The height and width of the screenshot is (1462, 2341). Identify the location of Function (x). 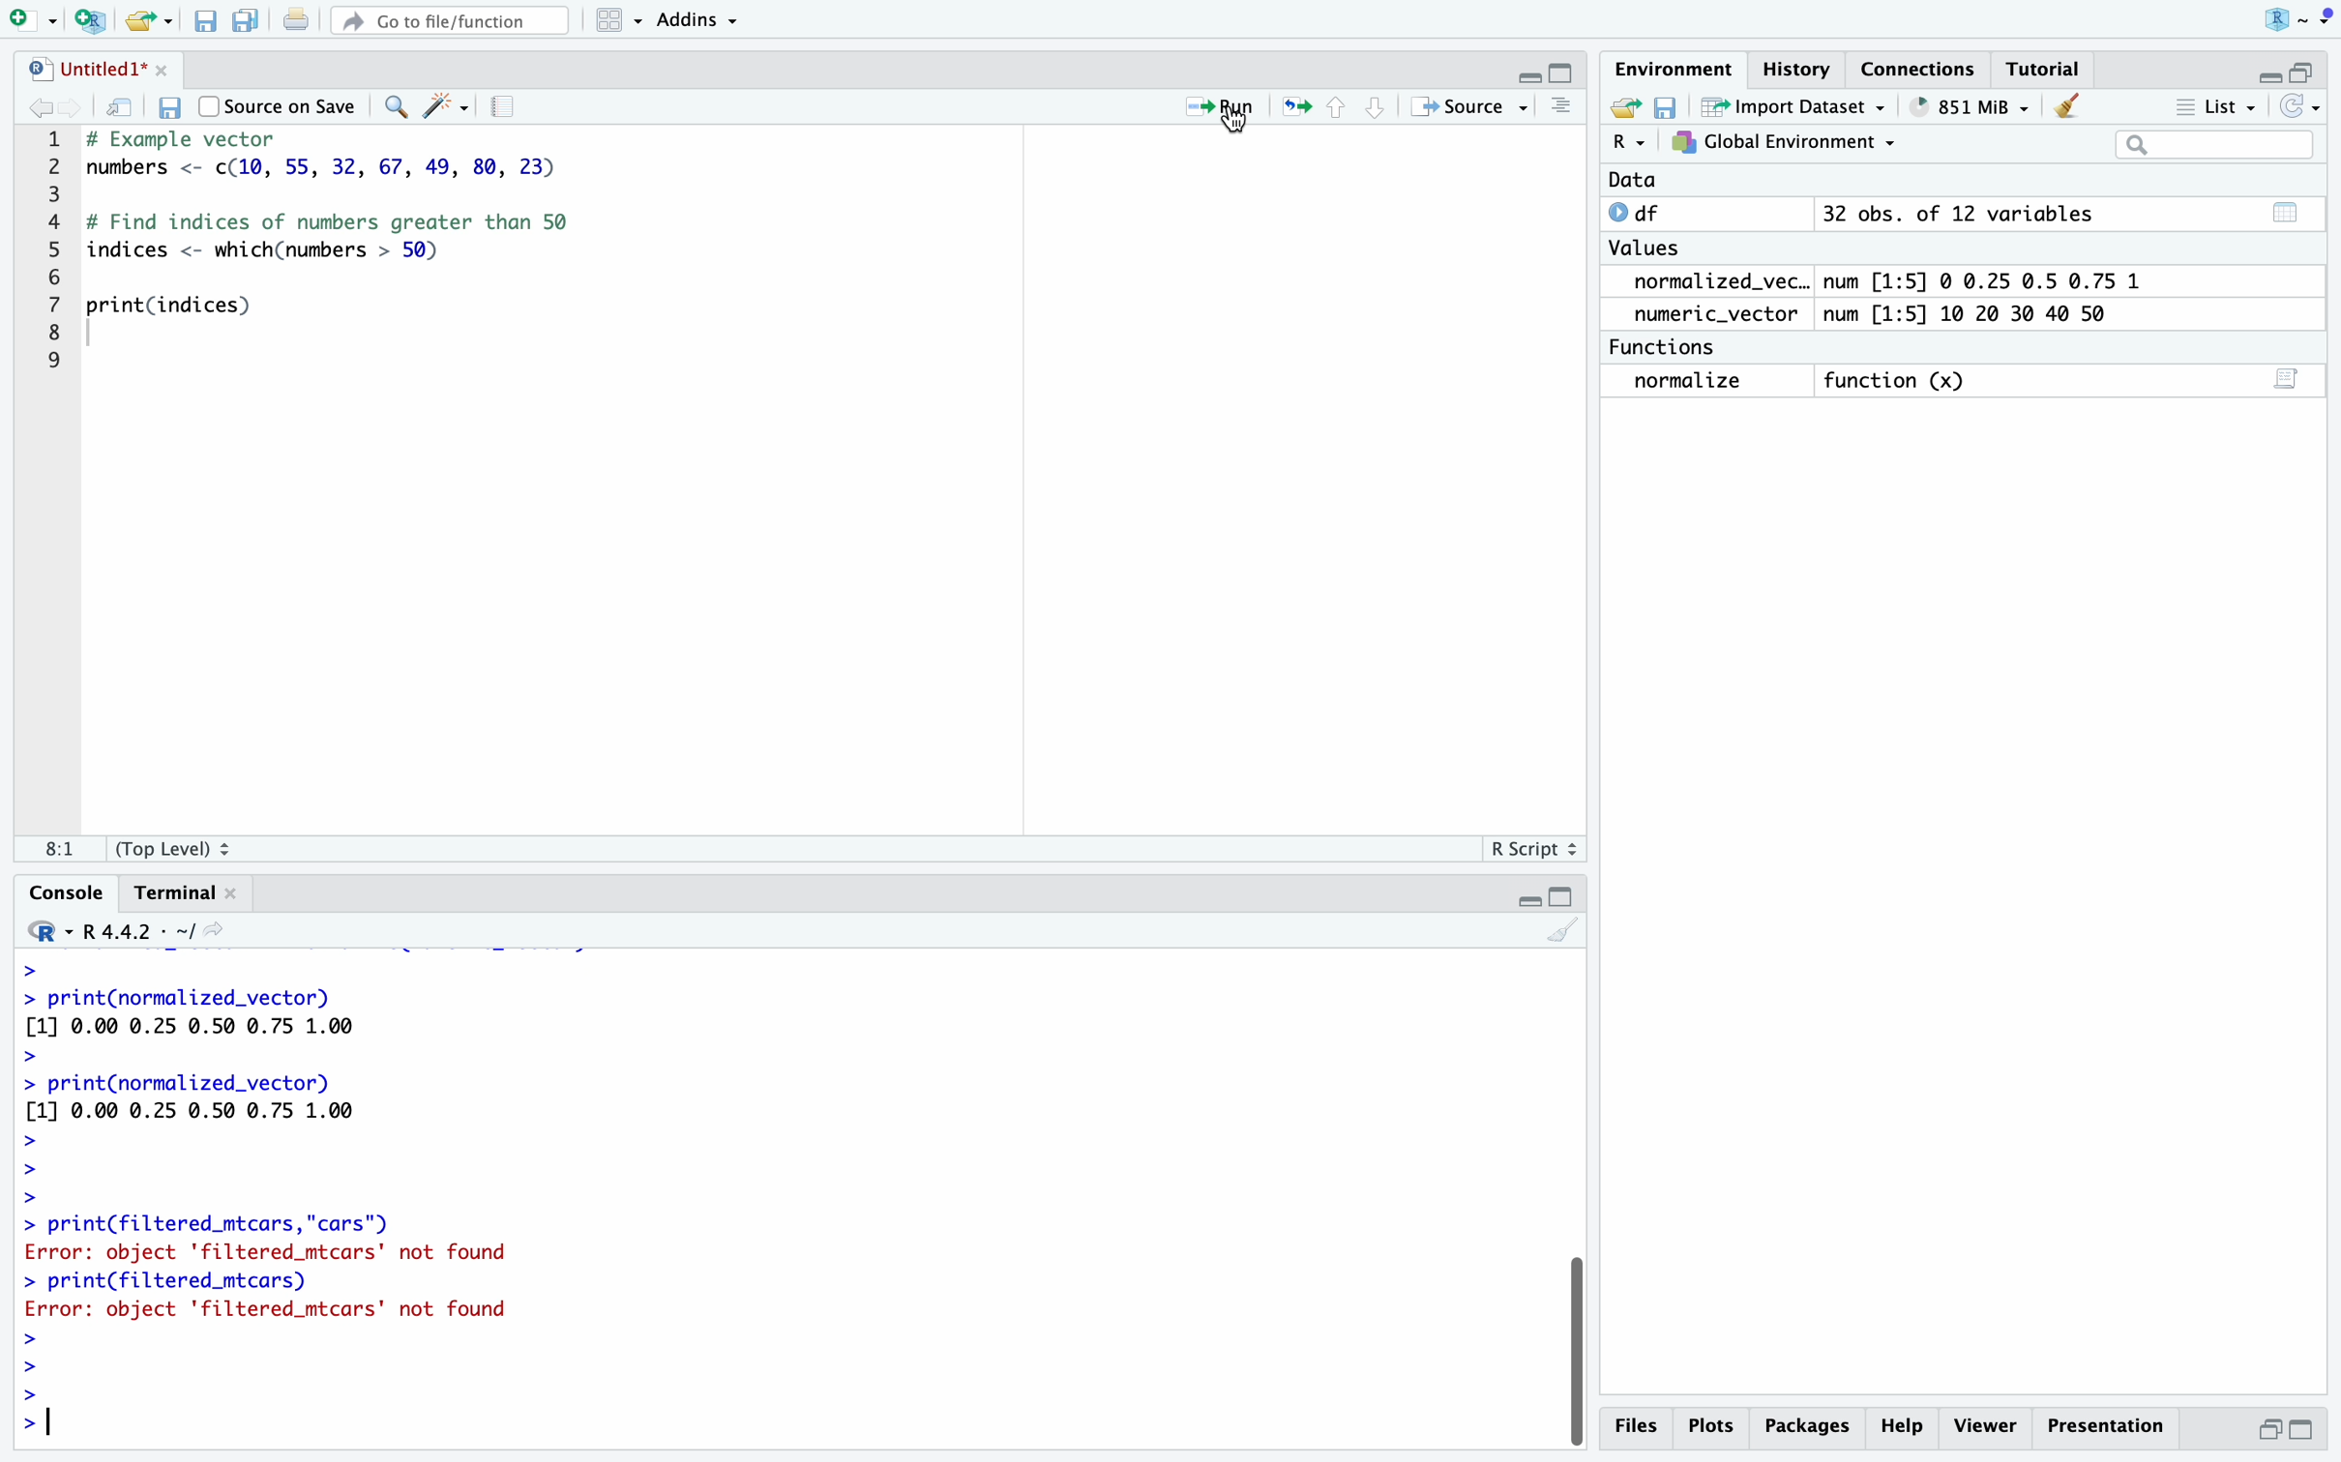
(1897, 380).